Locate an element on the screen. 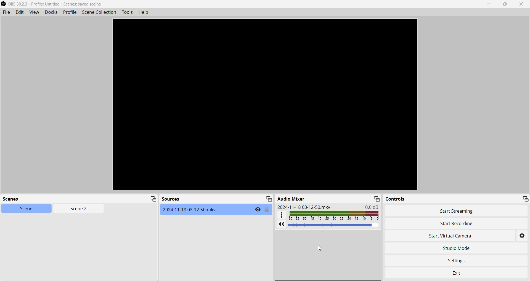 The image size is (530, 281). Expand is located at coordinates (268, 199).